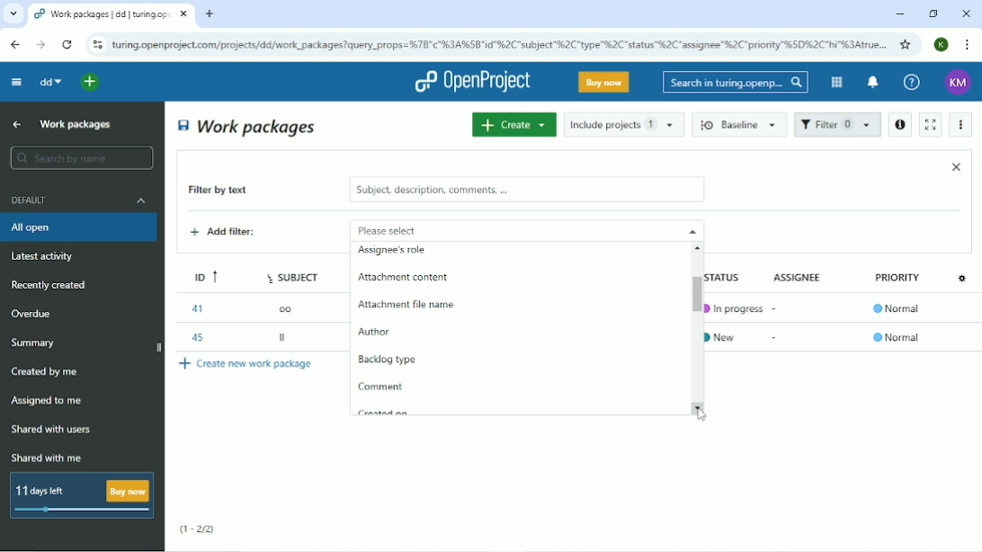 This screenshot has height=552, width=982. I want to click on New, so click(727, 335).